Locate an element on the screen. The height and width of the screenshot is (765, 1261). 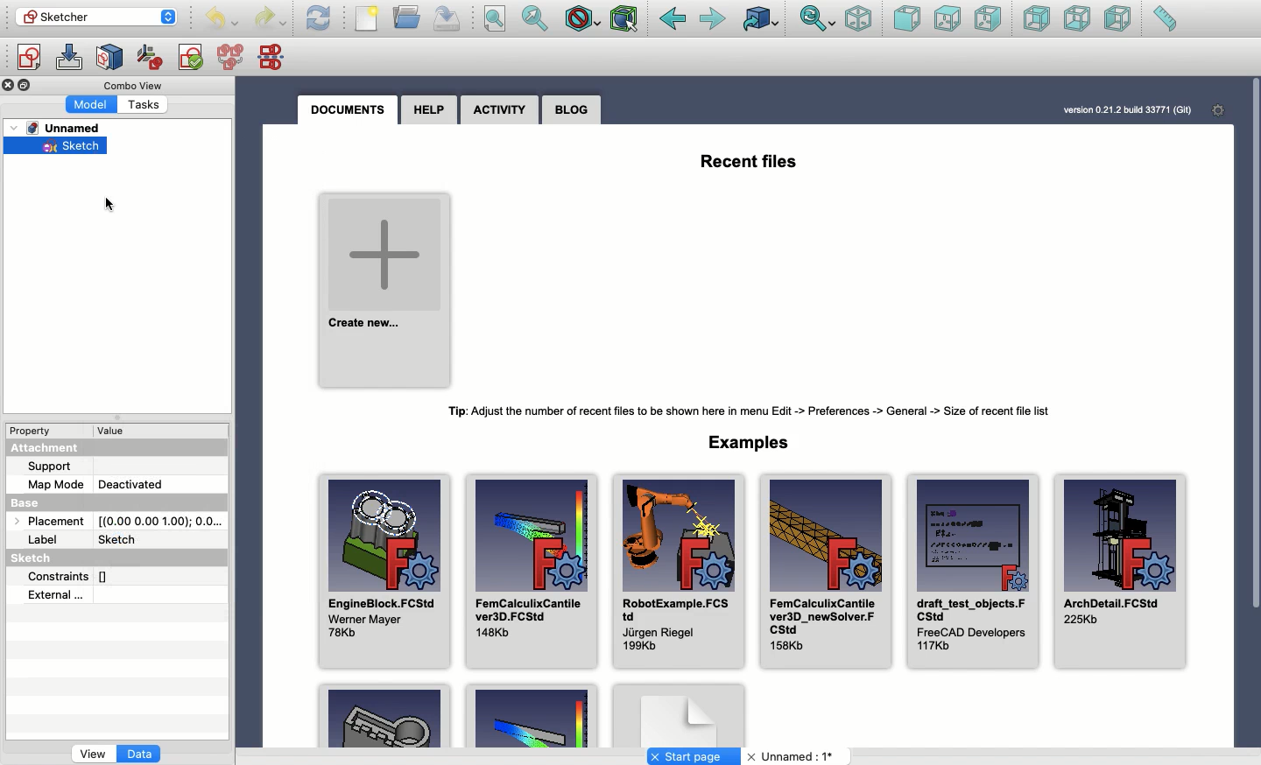
Down arrow is located at coordinates (172, 24).